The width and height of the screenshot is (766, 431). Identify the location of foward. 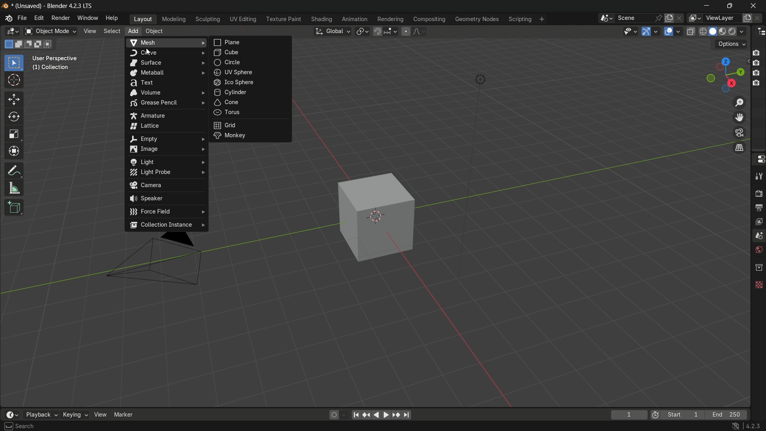
(386, 415).